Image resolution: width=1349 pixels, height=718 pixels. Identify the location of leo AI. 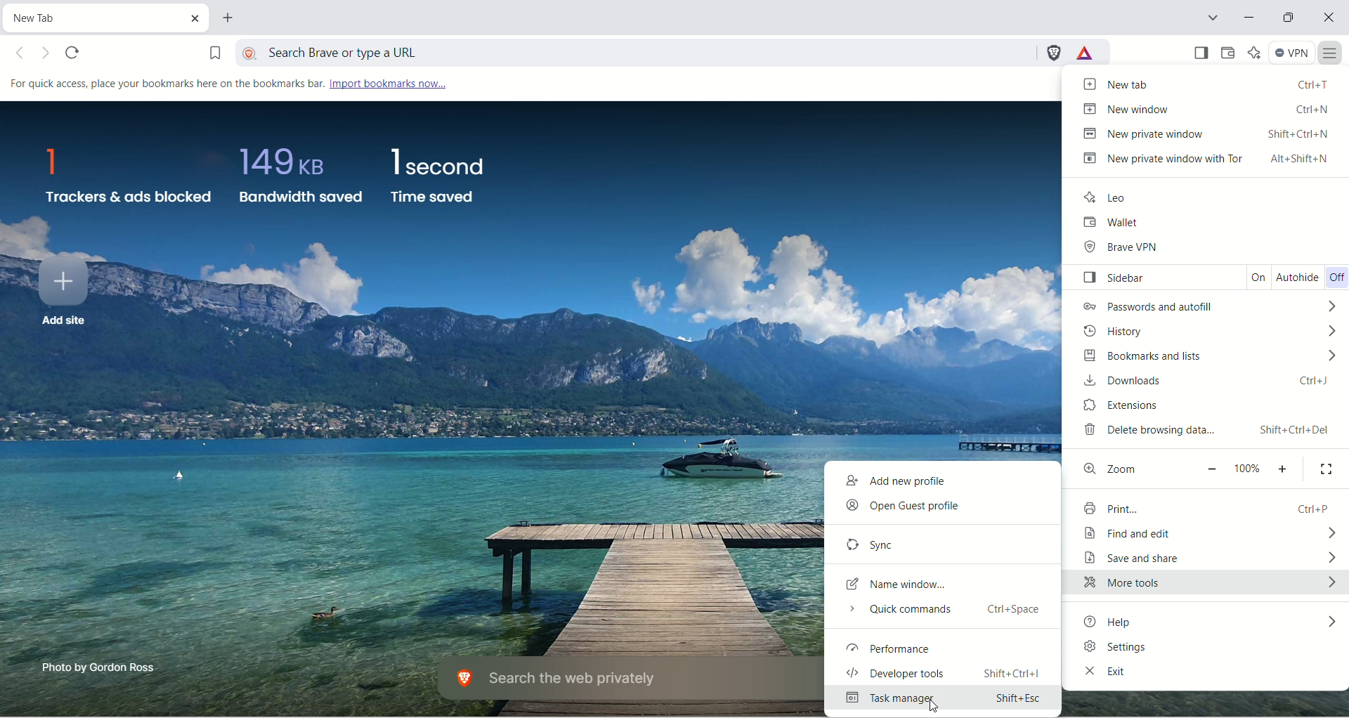
(1254, 51).